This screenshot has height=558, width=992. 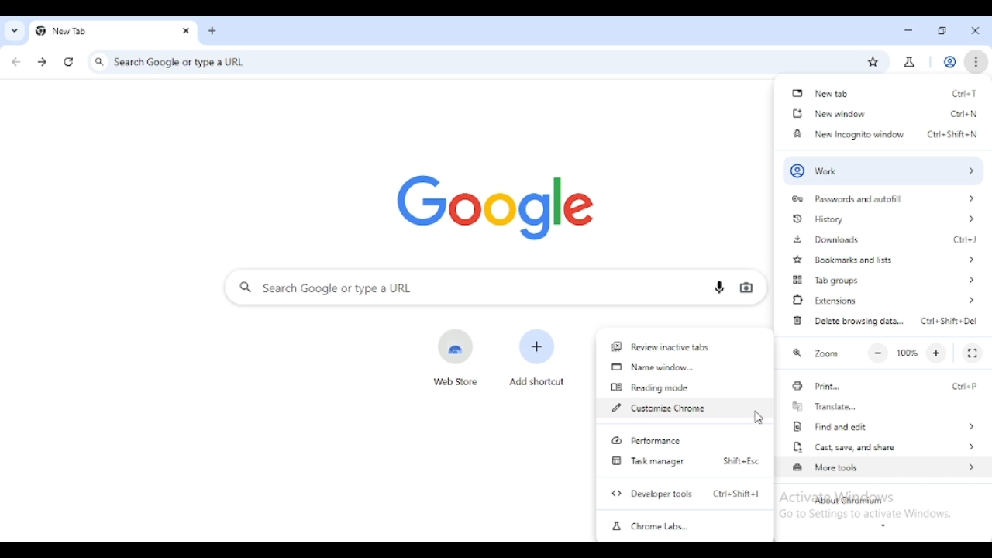 What do you see at coordinates (884, 259) in the screenshot?
I see `bookmarks and lists` at bounding box center [884, 259].